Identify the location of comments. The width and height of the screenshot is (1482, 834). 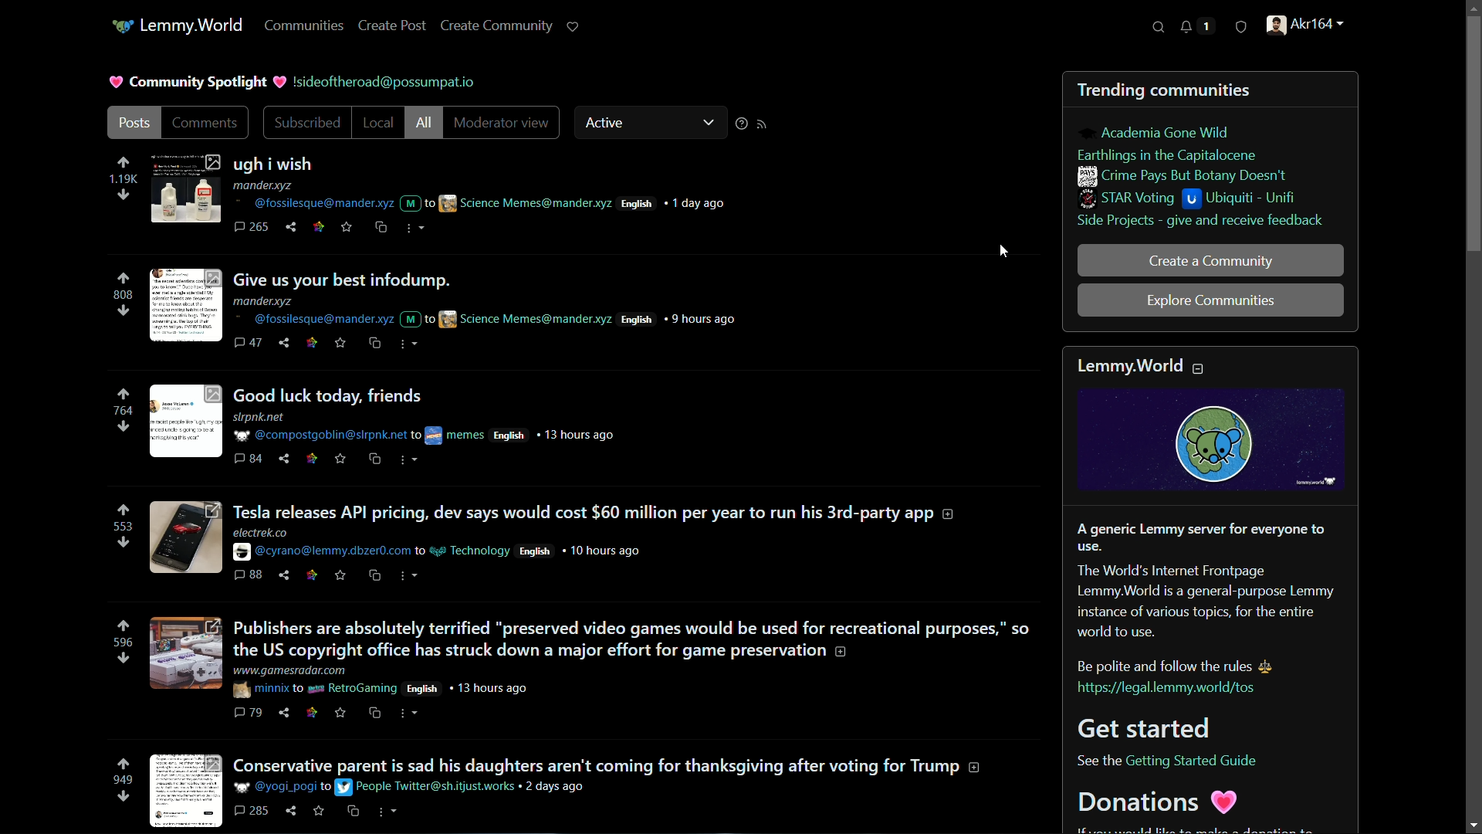
(205, 124).